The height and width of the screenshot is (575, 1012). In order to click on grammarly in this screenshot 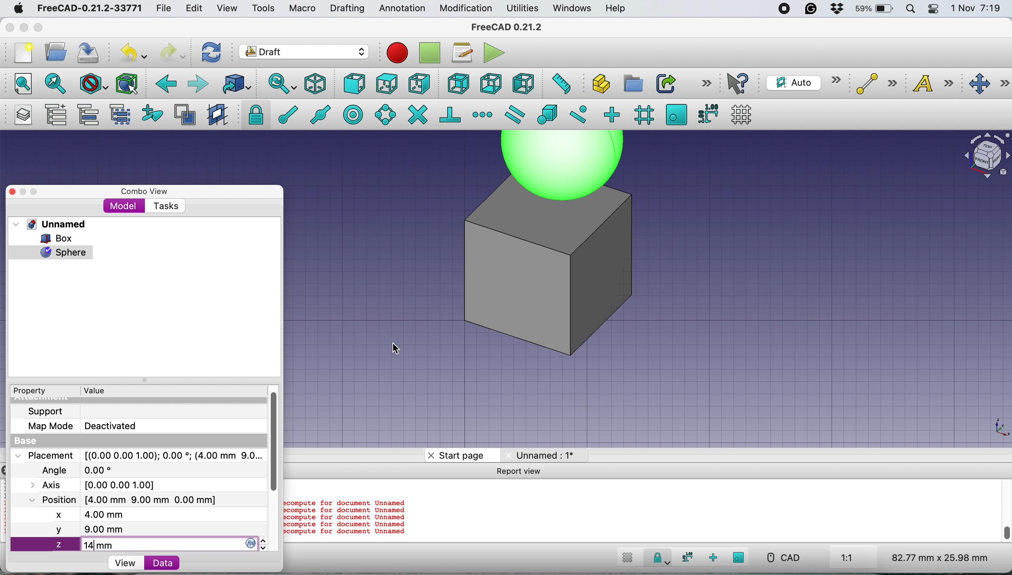, I will do `click(811, 9)`.